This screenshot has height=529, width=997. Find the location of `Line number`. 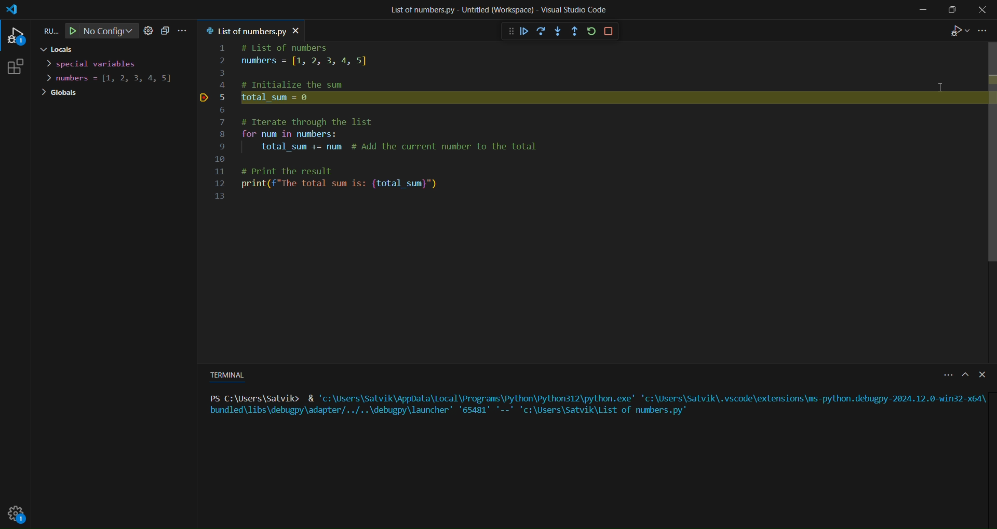

Line number is located at coordinates (222, 119).